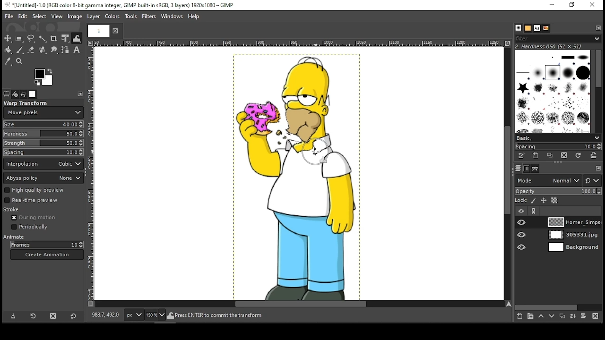 The image size is (605, 340). What do you see at coordinates (116, 31) in the screenshot?
I see `close` at bounding box center [116, 31].